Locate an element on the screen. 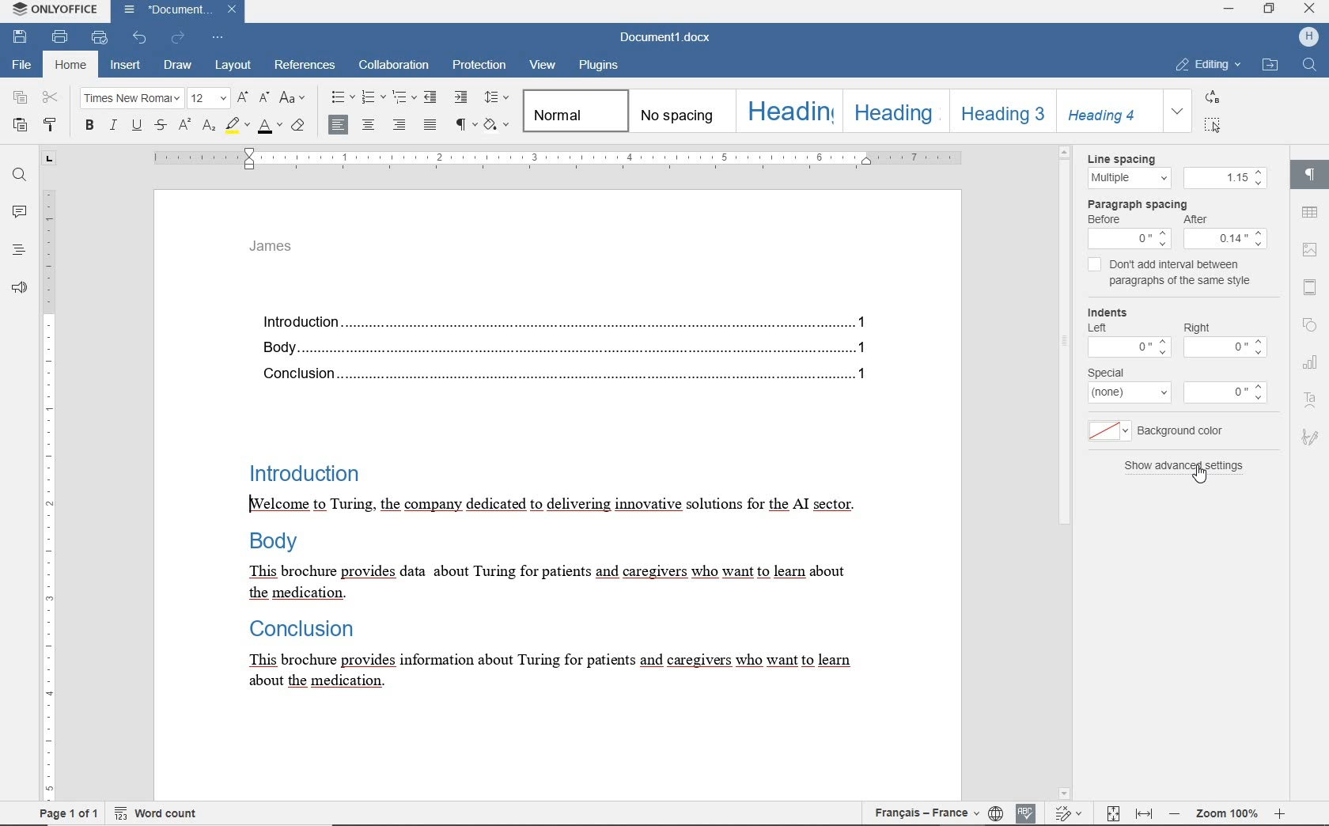  cursor is located at coordinates (1199, 476).